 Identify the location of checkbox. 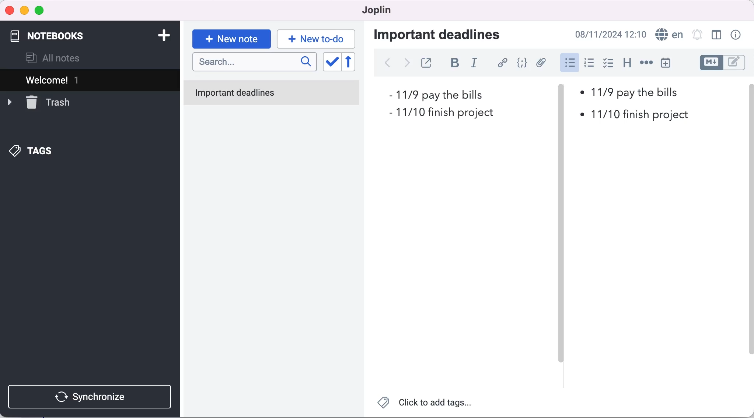
(608, 64).